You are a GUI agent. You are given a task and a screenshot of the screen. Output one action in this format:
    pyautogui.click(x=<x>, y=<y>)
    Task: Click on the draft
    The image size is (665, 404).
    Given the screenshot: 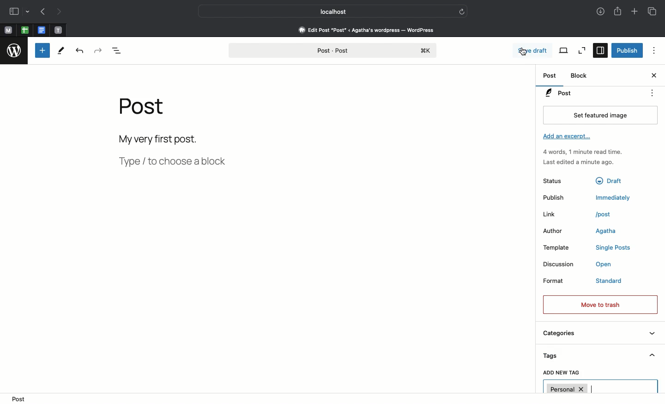 What is the action you would take?
    pyautogui.click(x=608, y=181)
    